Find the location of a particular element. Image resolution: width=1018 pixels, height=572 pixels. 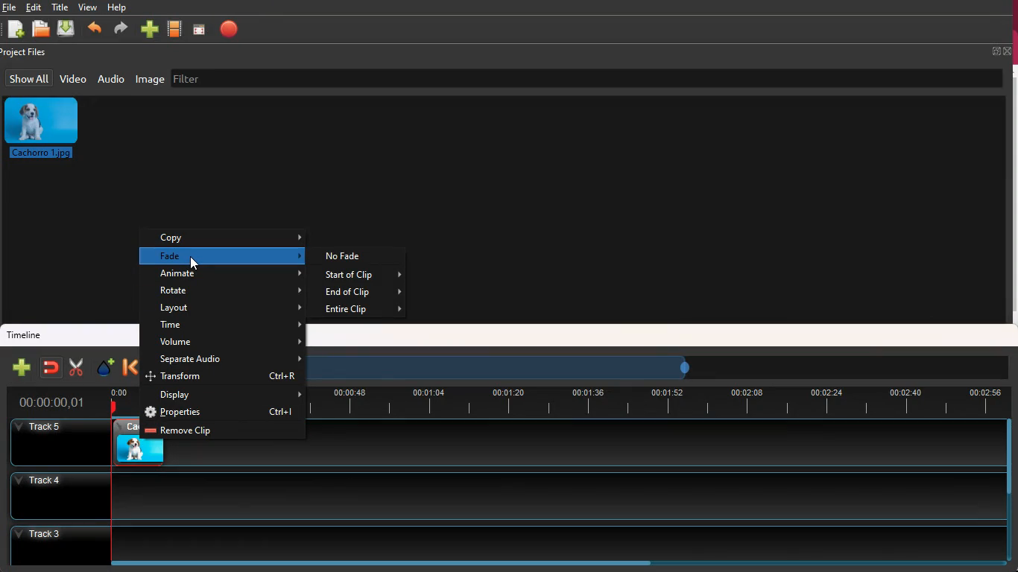

copy is located at coordinates (231, 238).